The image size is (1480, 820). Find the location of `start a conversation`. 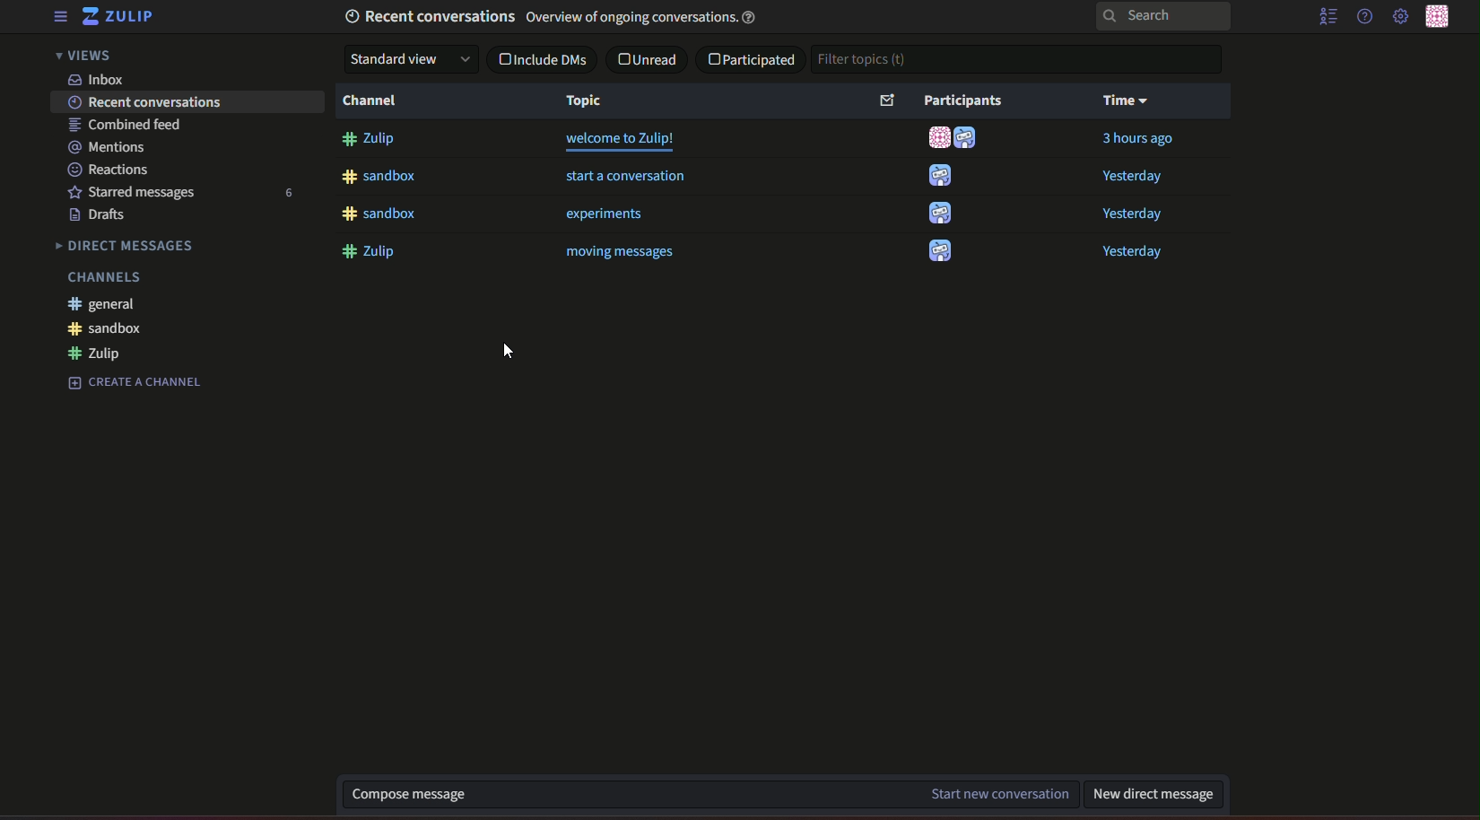

start a conversation is located at coordinates (624, 178).